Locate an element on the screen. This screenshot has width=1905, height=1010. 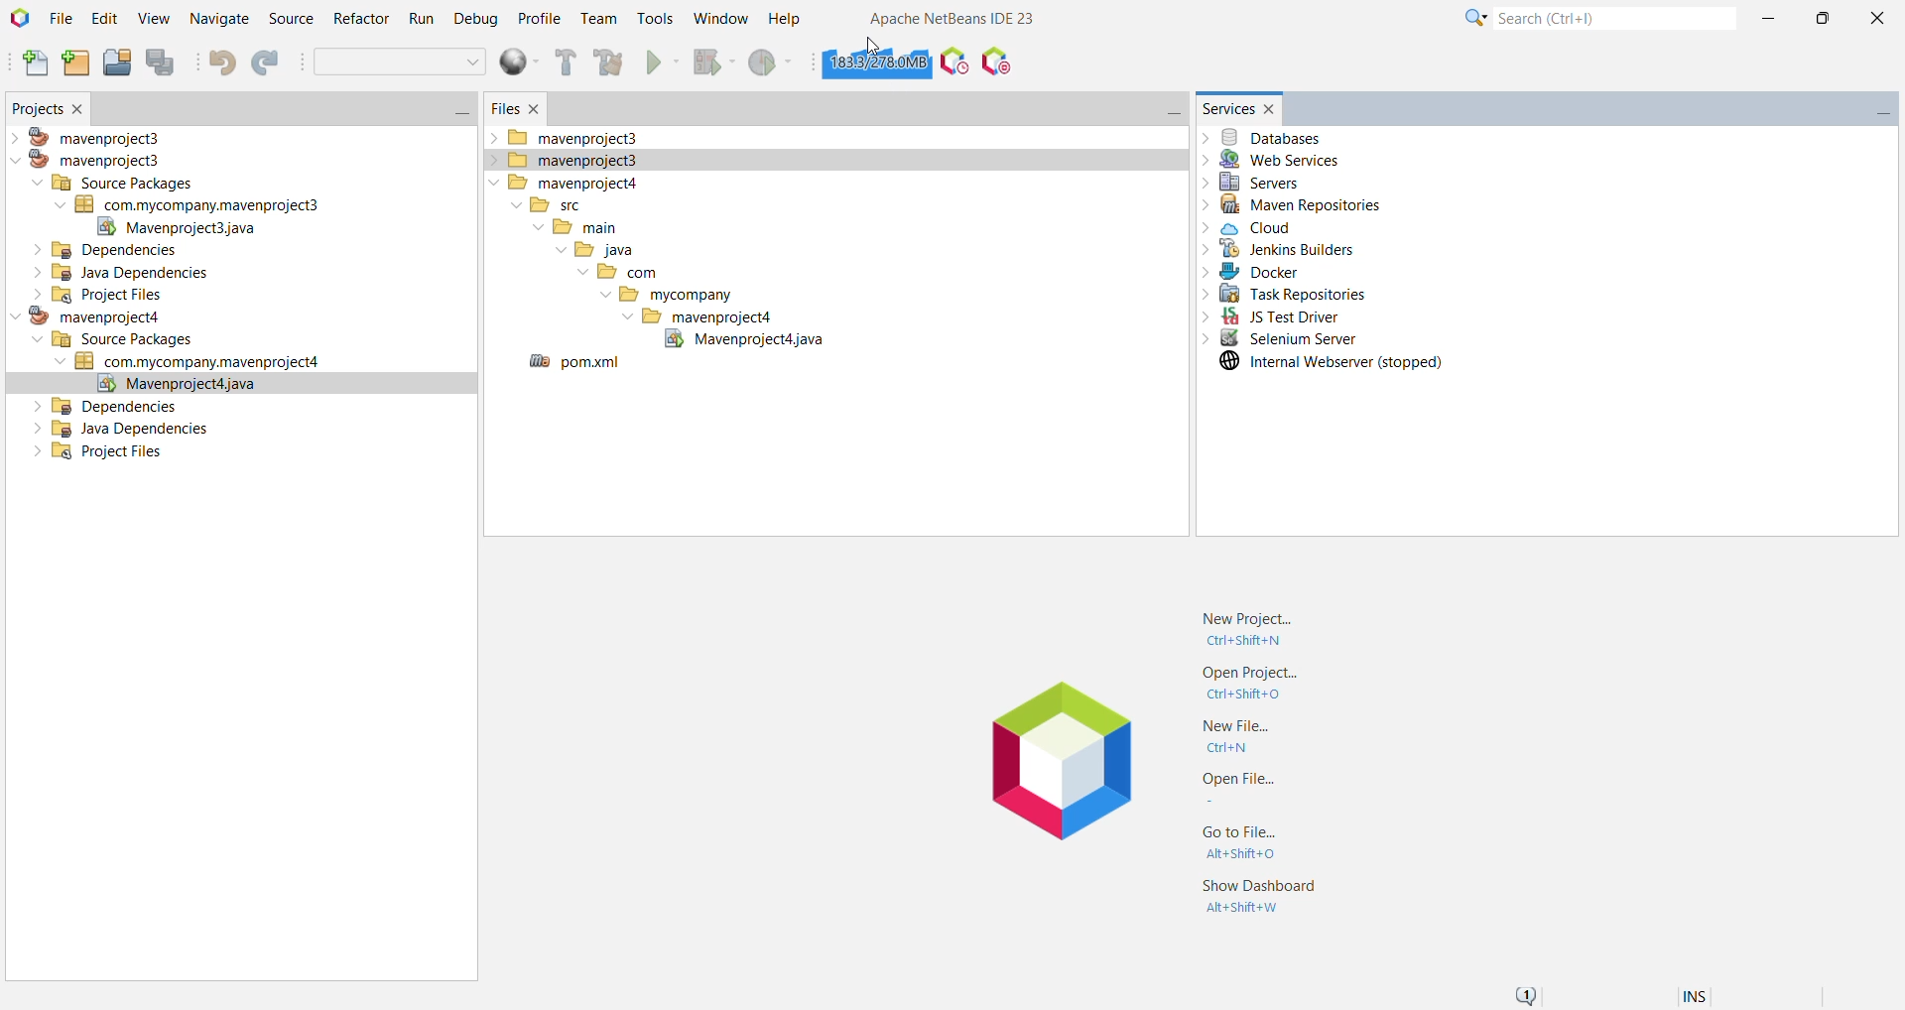
File is located at coordinates (62, 19).